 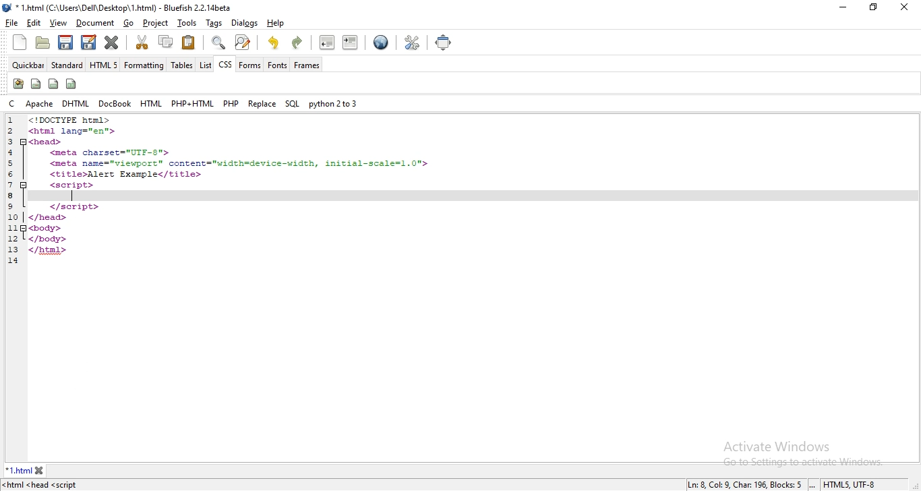 I want to click on 12, so click(x=15, y=239).